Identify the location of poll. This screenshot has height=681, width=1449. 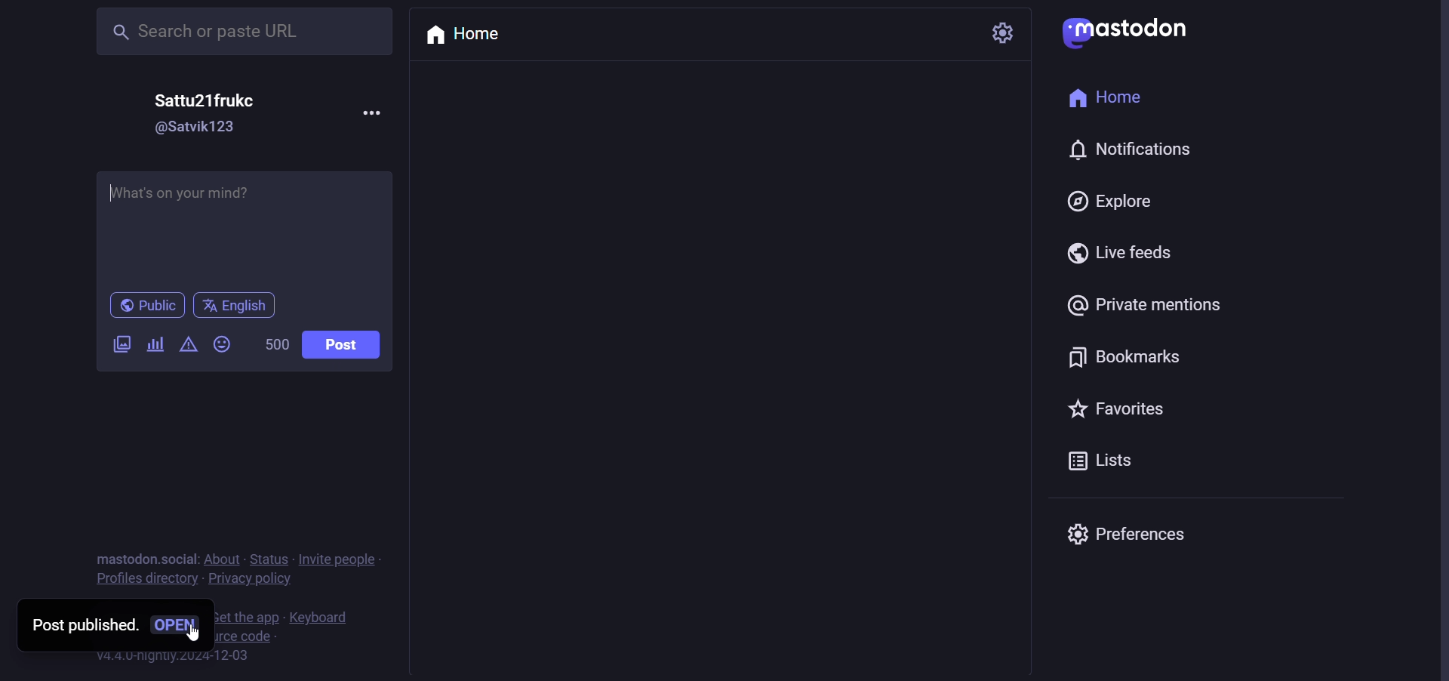
(152, 348).